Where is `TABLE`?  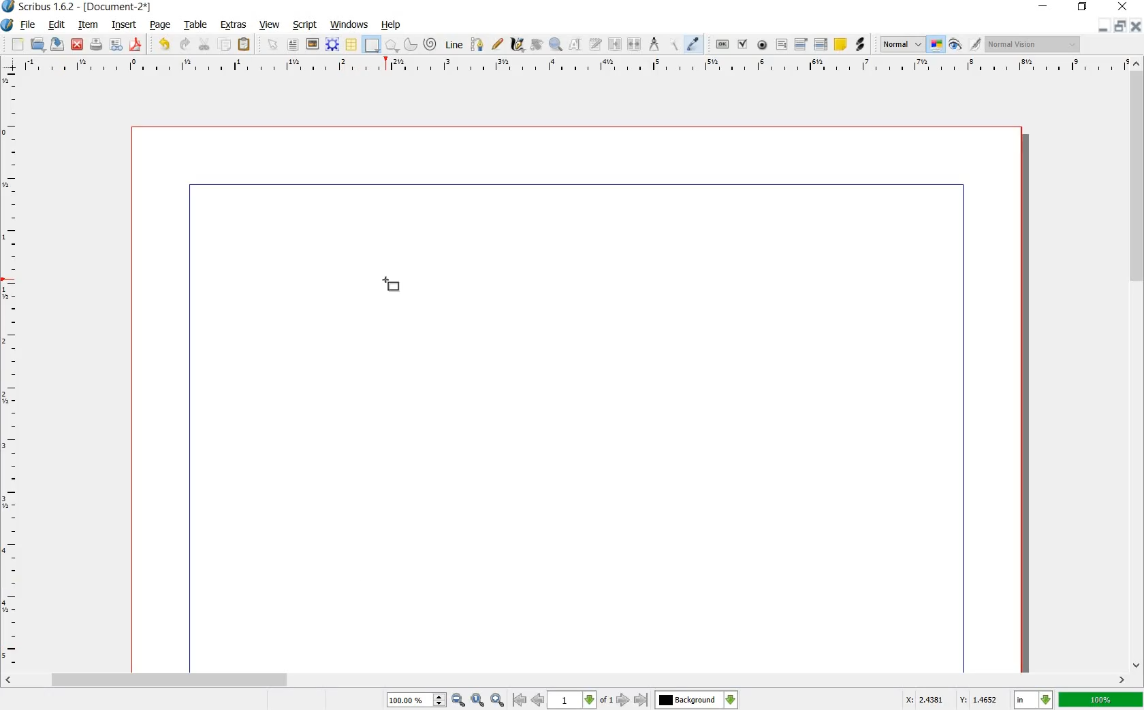 TABLE is located at coordinates (197, 26).